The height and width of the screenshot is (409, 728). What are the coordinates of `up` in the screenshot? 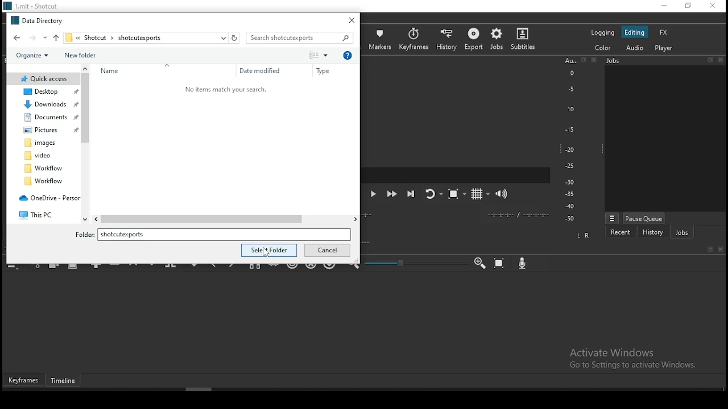 It's located at (56, 37).